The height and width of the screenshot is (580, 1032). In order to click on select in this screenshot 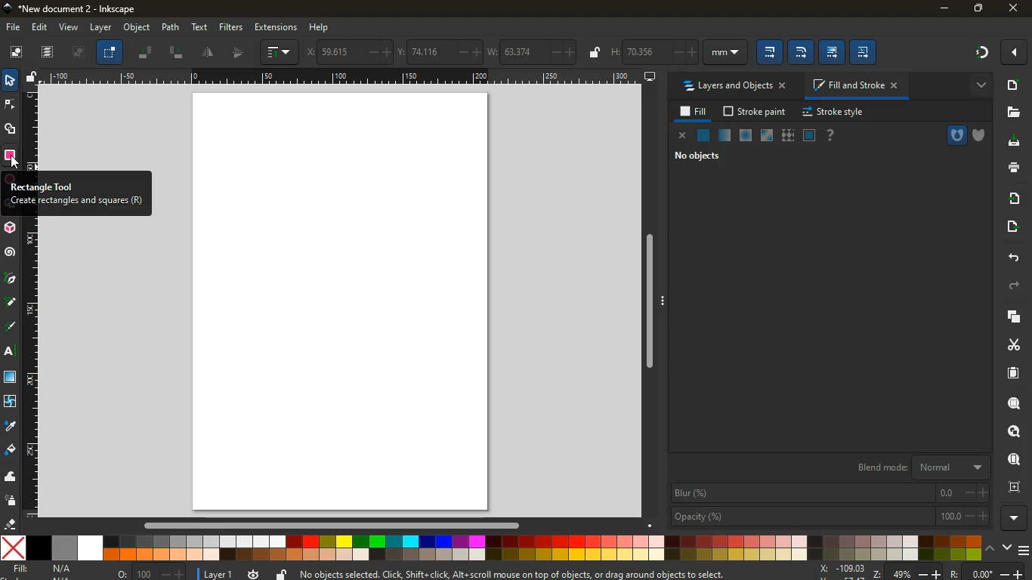, I will do `click(8, 82)`.